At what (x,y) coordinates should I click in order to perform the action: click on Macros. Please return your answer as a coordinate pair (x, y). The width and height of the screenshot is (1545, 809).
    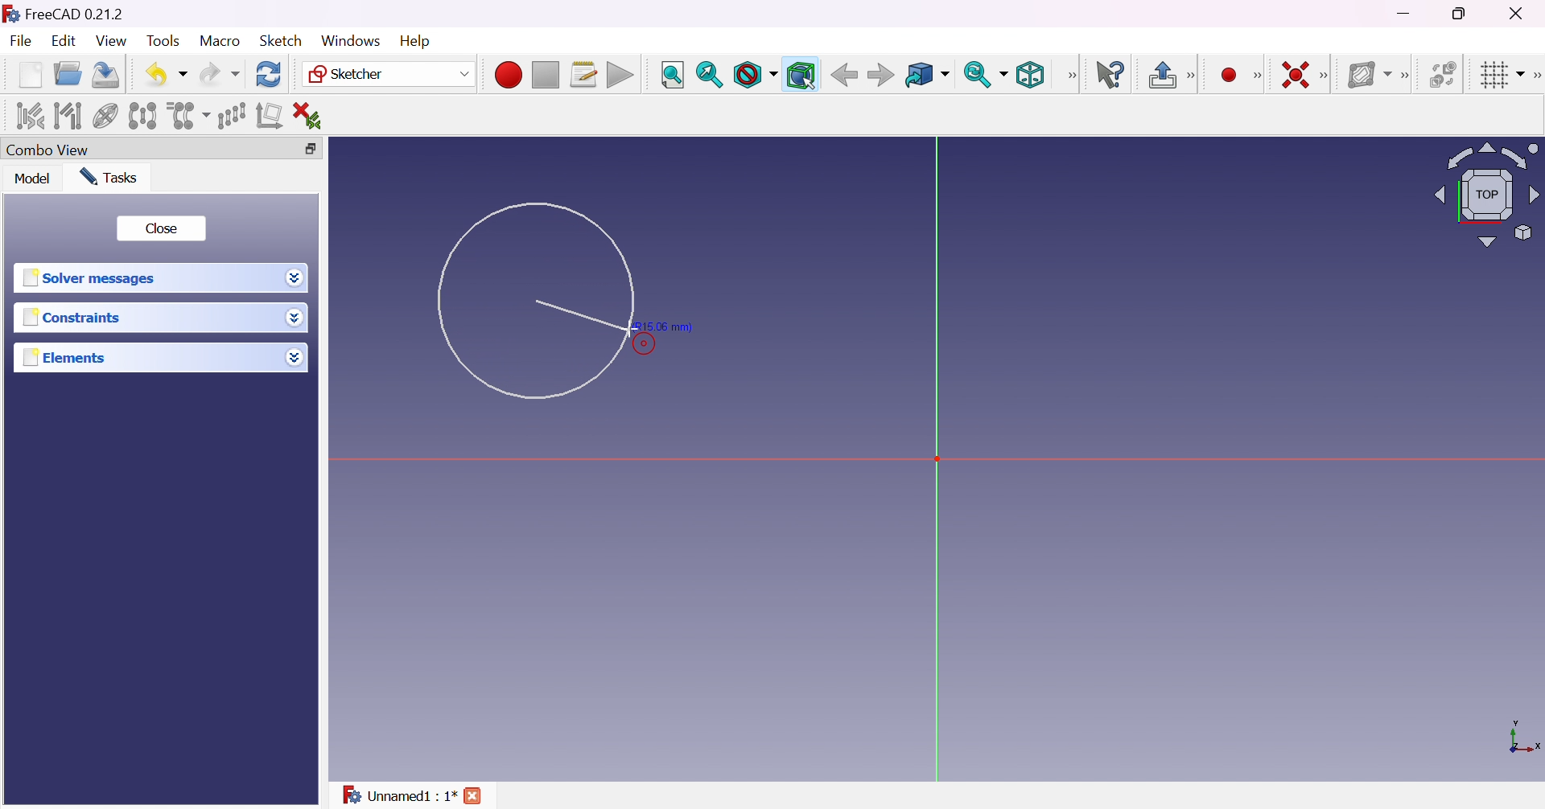
    Looking at the image, I should click on (584, 75).